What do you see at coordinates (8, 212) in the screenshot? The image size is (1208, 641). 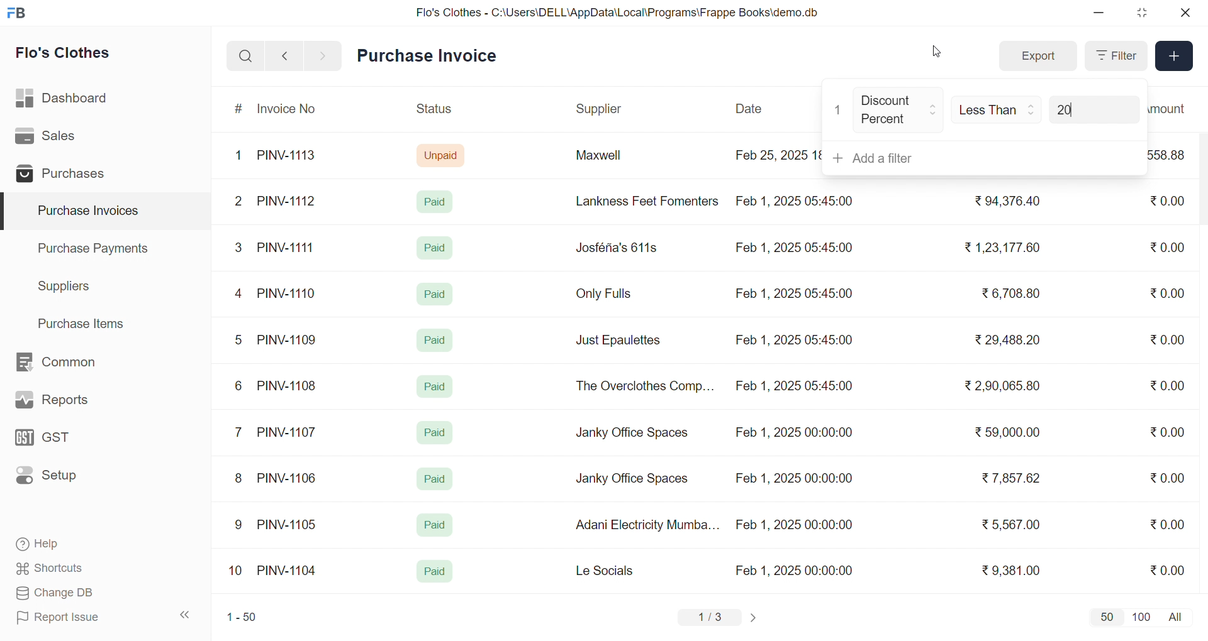 I see `selected` at bounding box center [8, 212].